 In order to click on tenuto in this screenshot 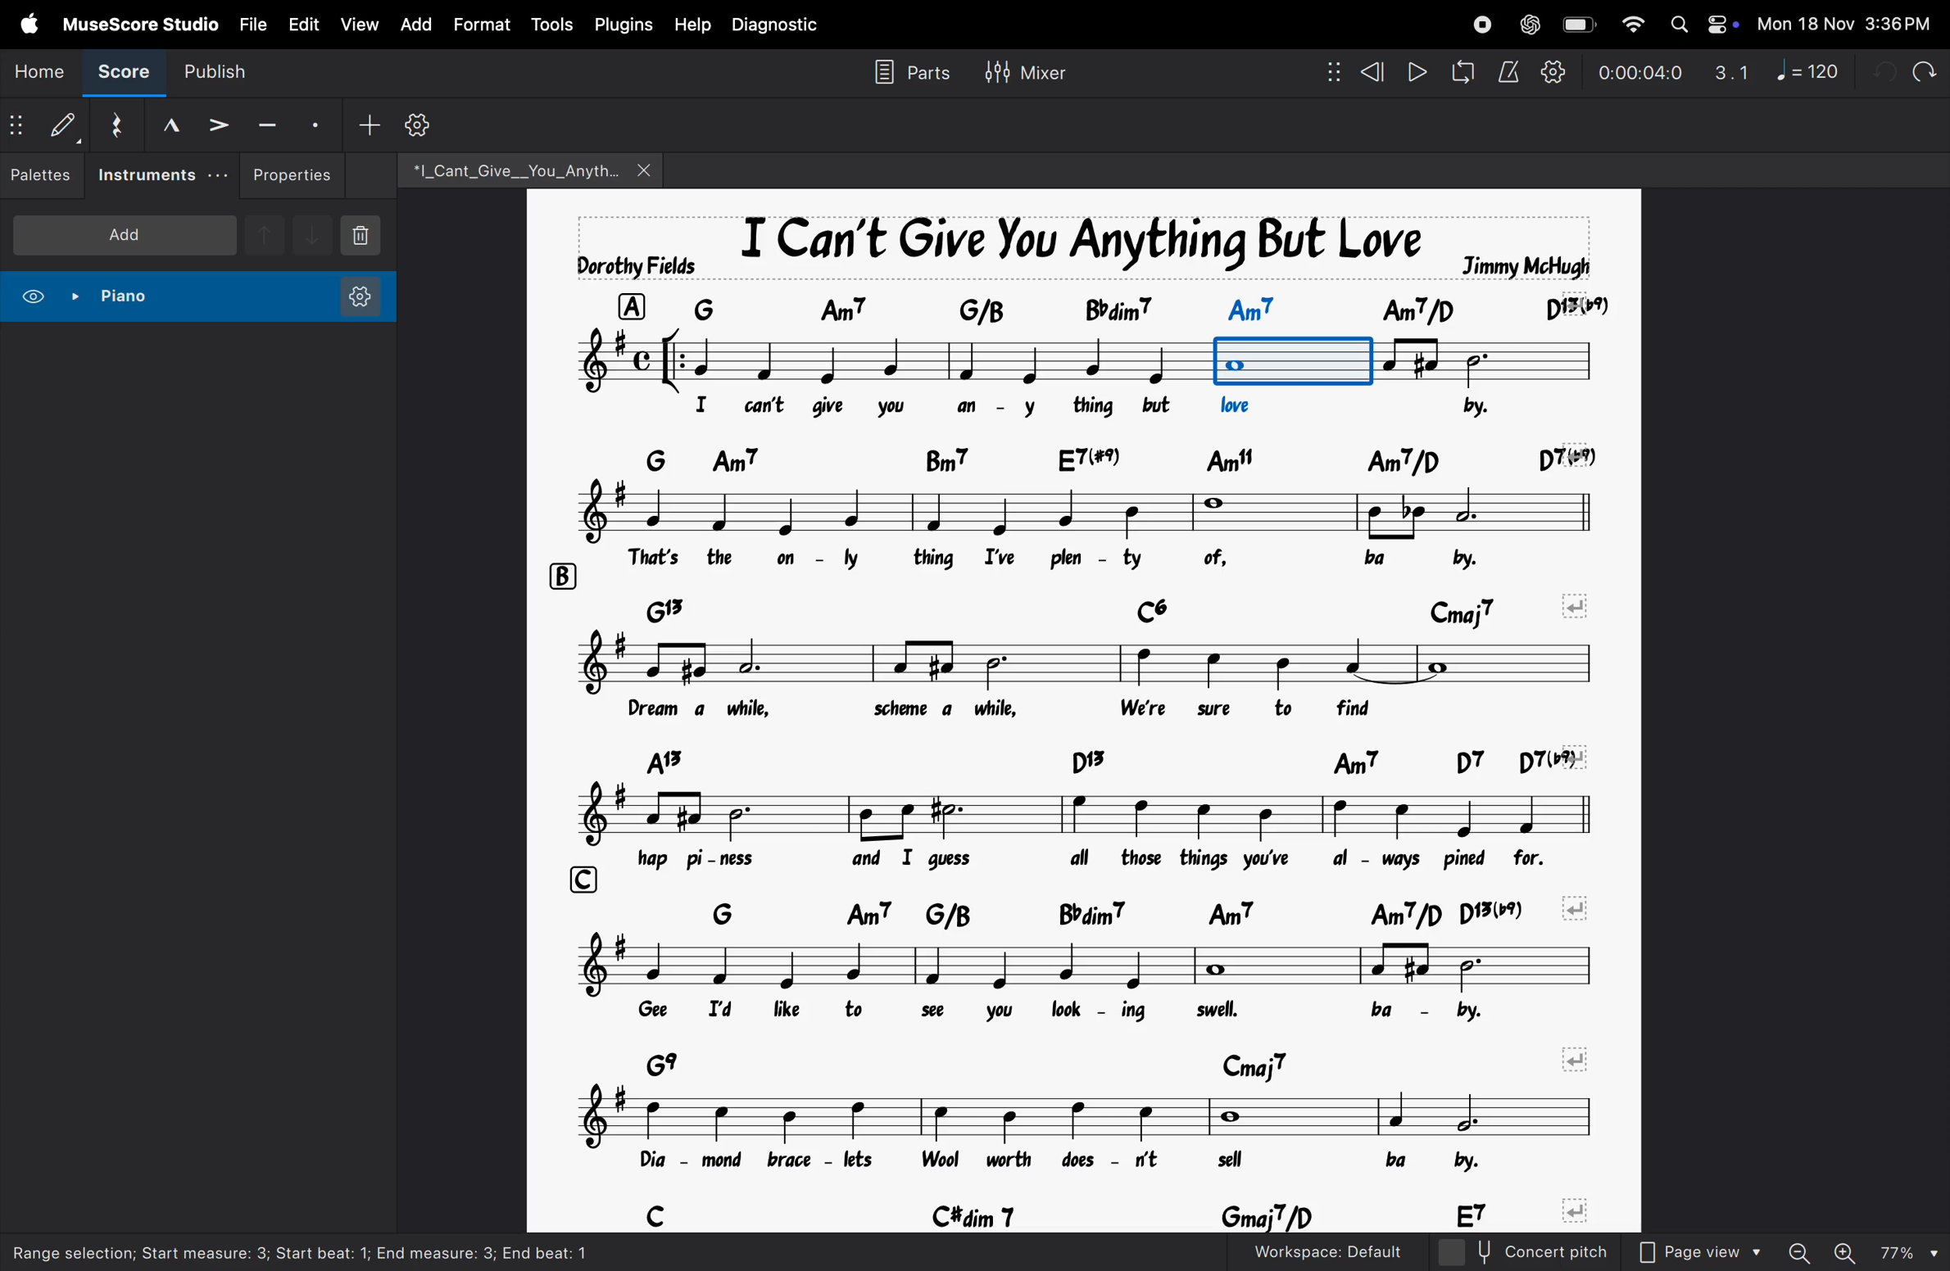, I will do `click(267, 123)`.